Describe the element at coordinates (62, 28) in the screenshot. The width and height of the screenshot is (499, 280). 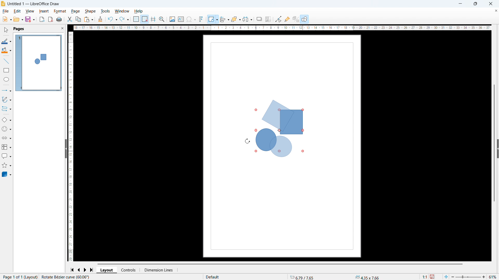
I see `Close PANE ` at that location.